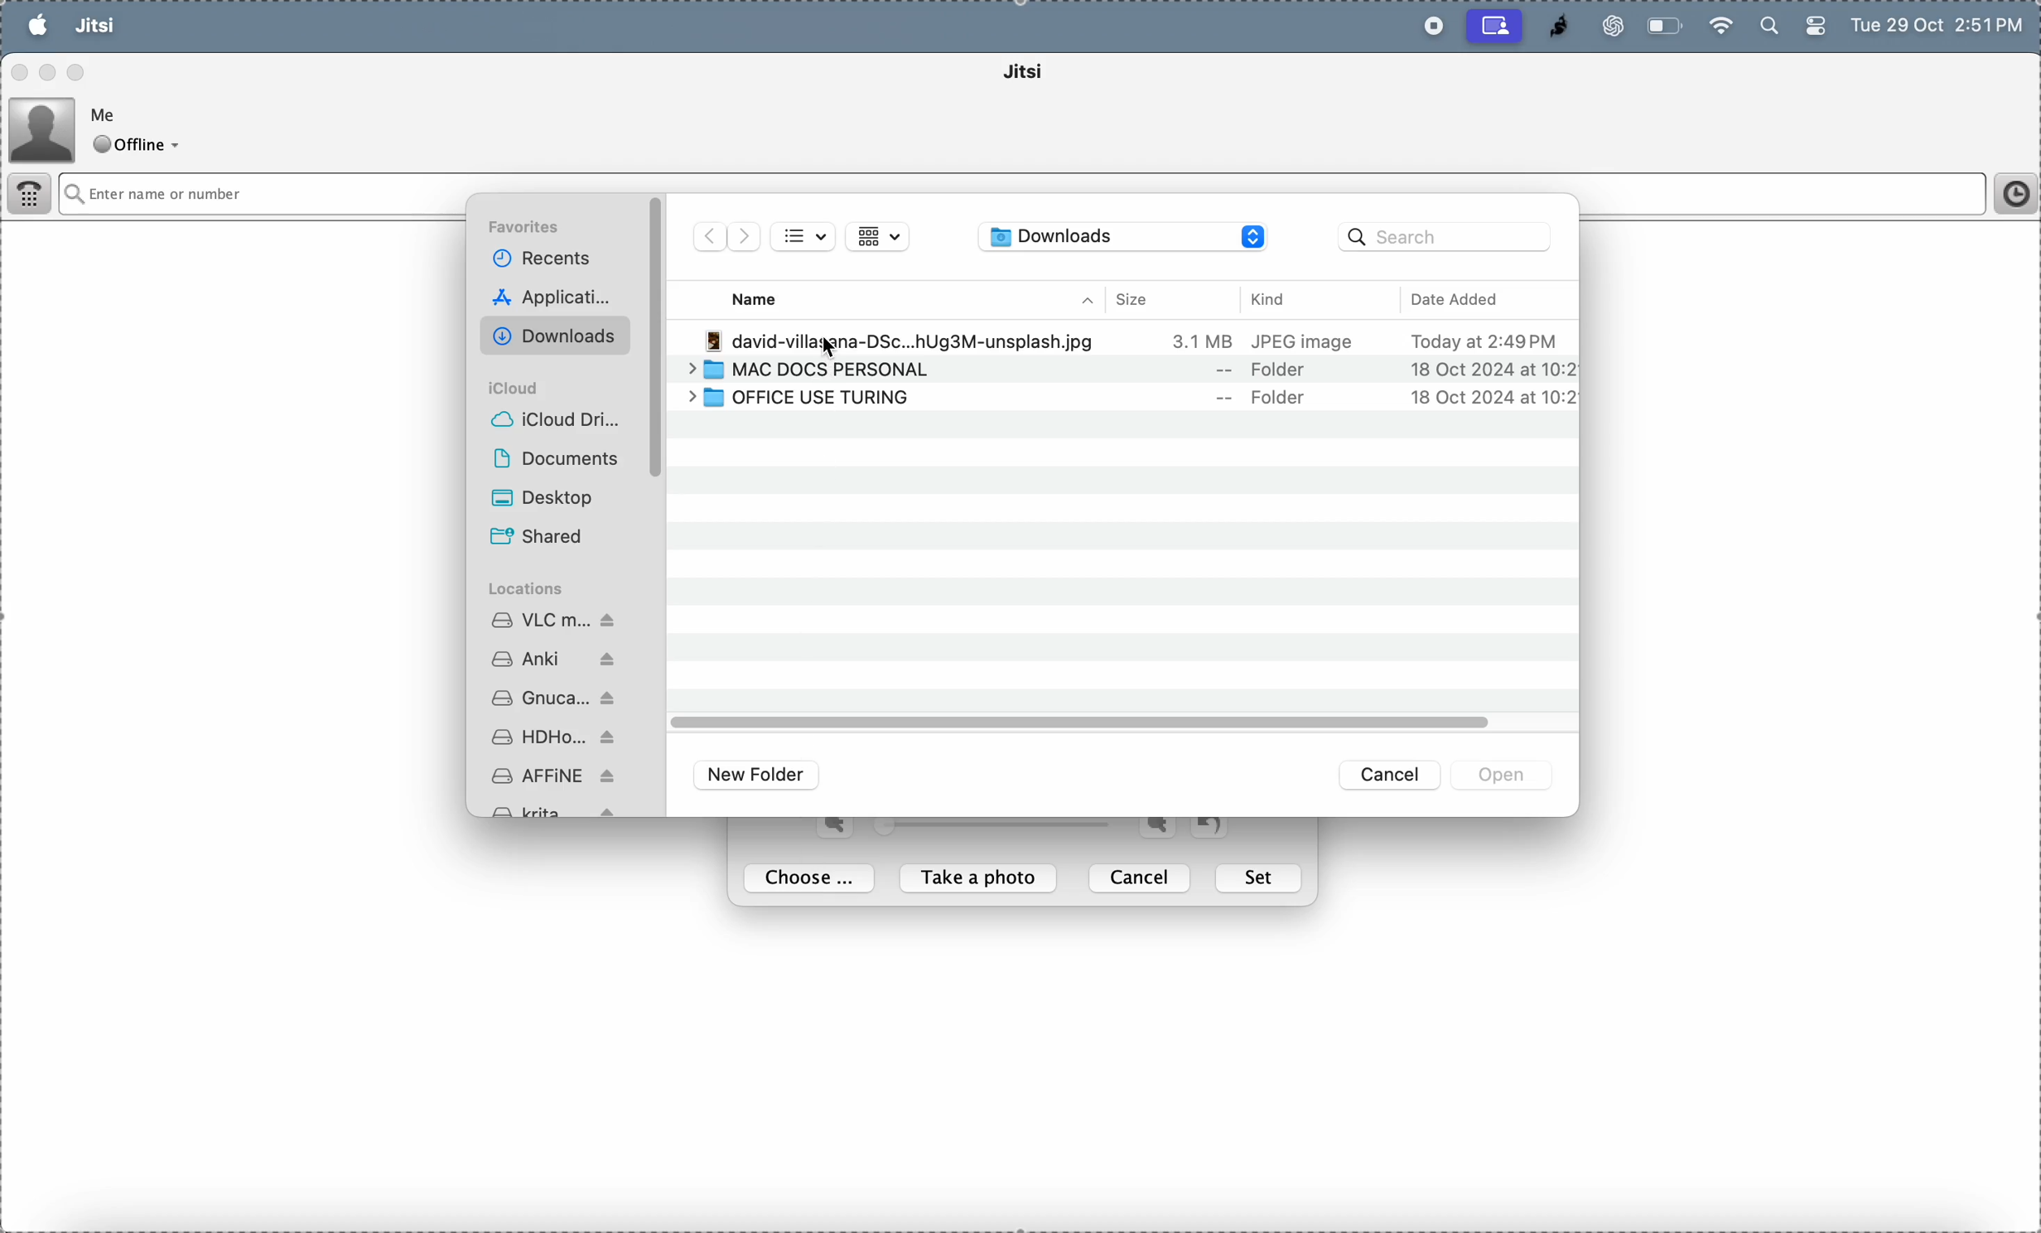 This screenshot has height=1233, width=2041. I want to click on jitsi menu, so click(94, 27).